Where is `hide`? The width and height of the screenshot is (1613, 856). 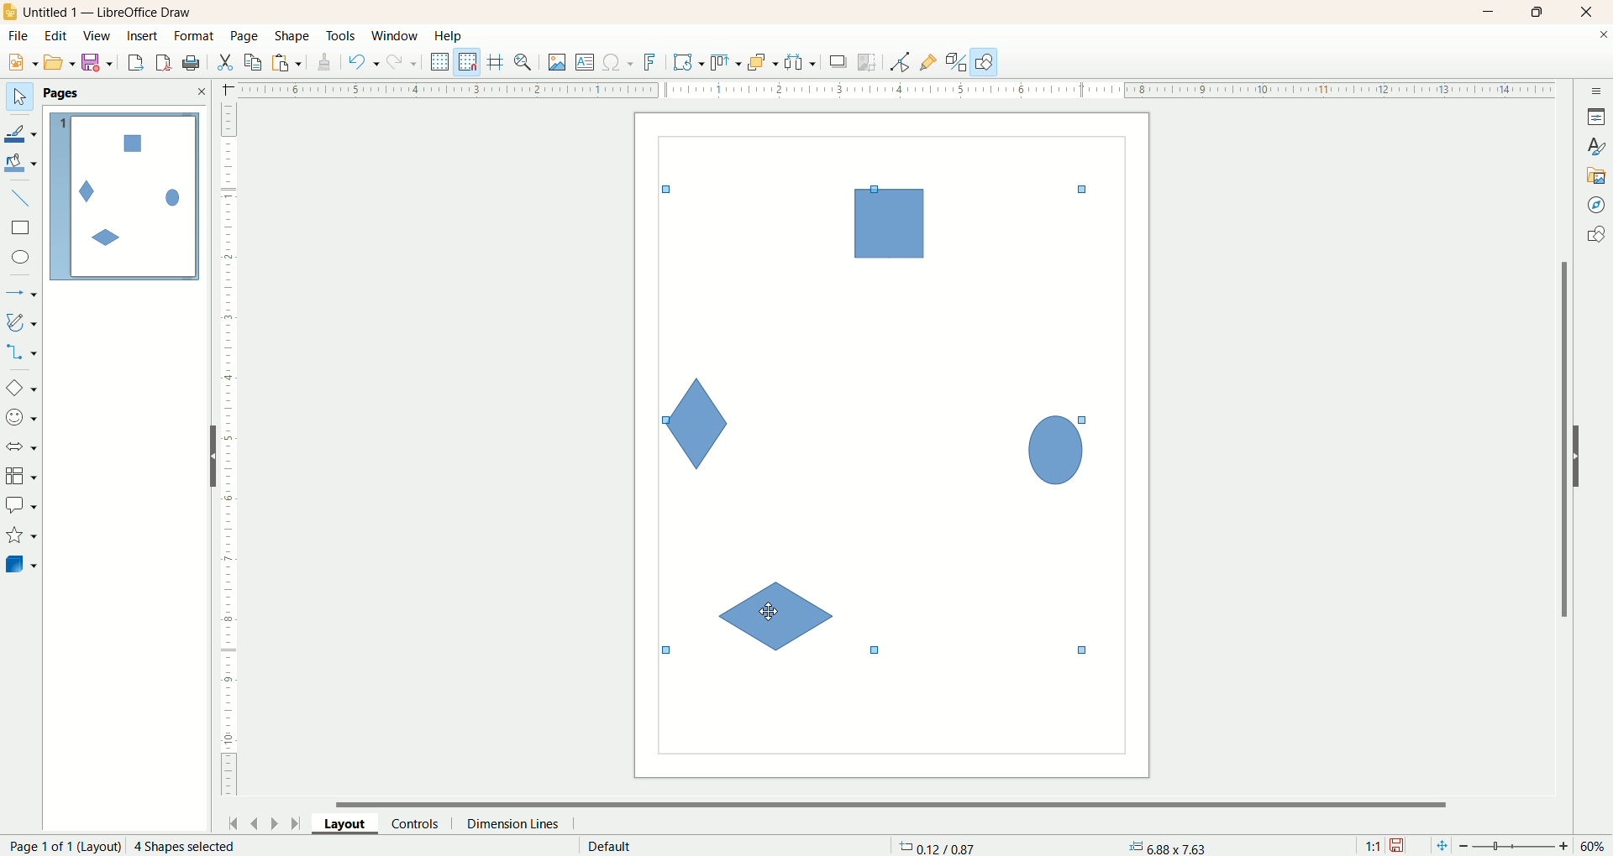 hide is located at coordinates (206, 460).